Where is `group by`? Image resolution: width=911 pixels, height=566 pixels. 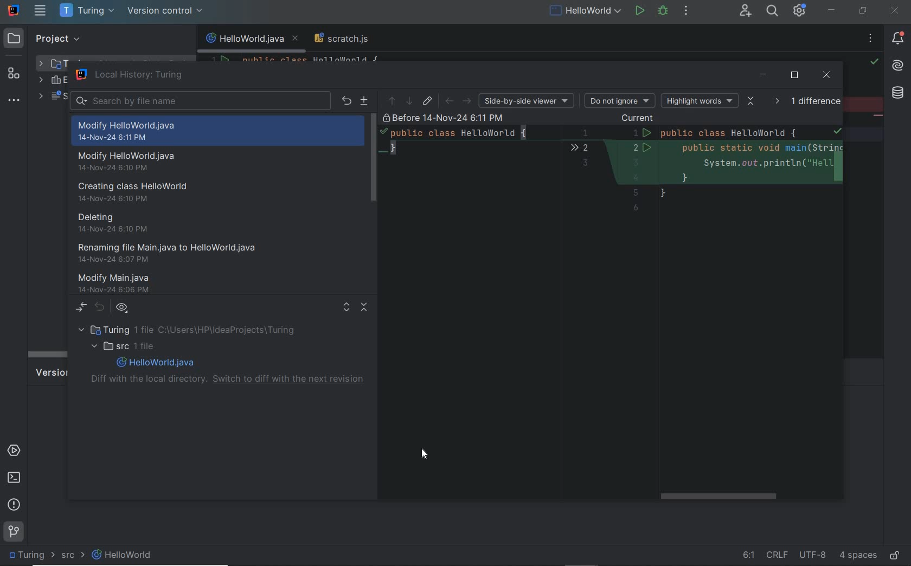
group by is located at coordinates (123, 309).